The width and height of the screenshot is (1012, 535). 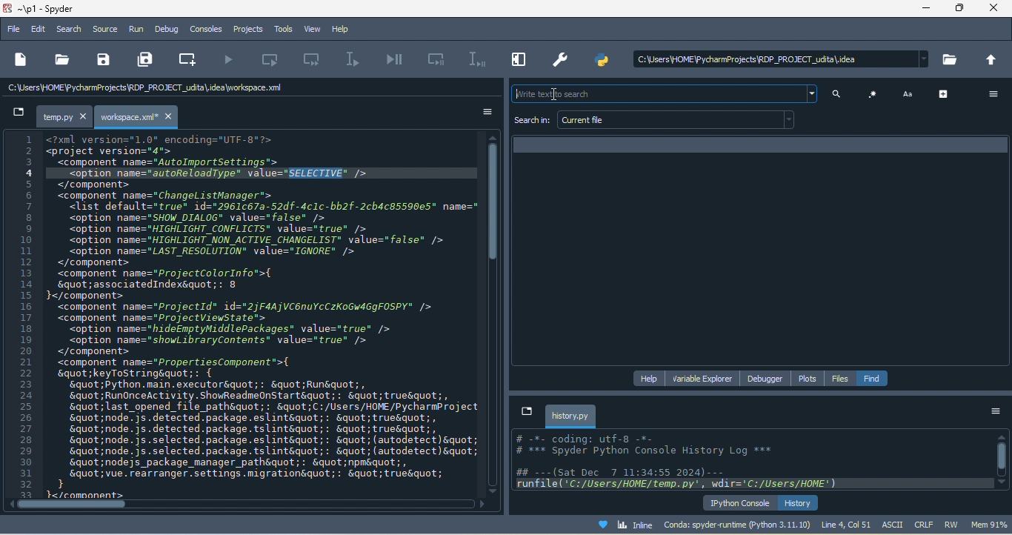 What do you see at coordinates (70, 29) in the screenshot?
I see `search` at bounding box center [70, 29].